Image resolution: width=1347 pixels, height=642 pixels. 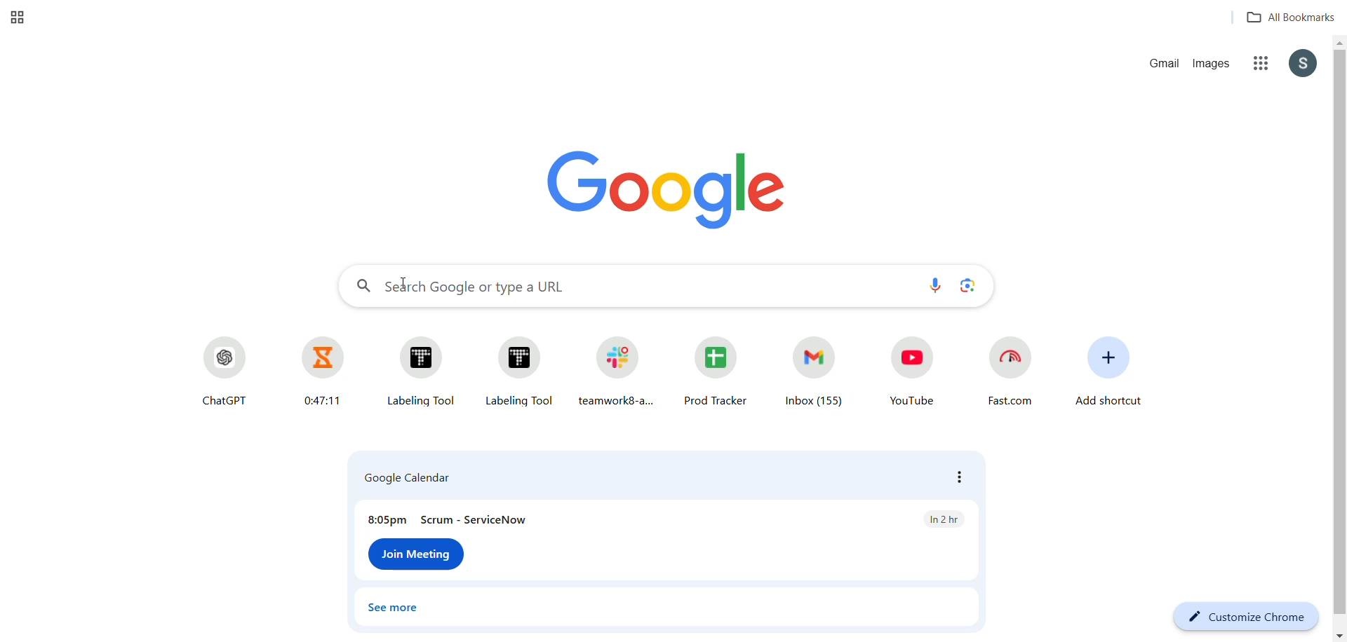 What do you see at coordinates (933, 287) in the screenshot?
I see `voice search` at bounding box center [933, 287].